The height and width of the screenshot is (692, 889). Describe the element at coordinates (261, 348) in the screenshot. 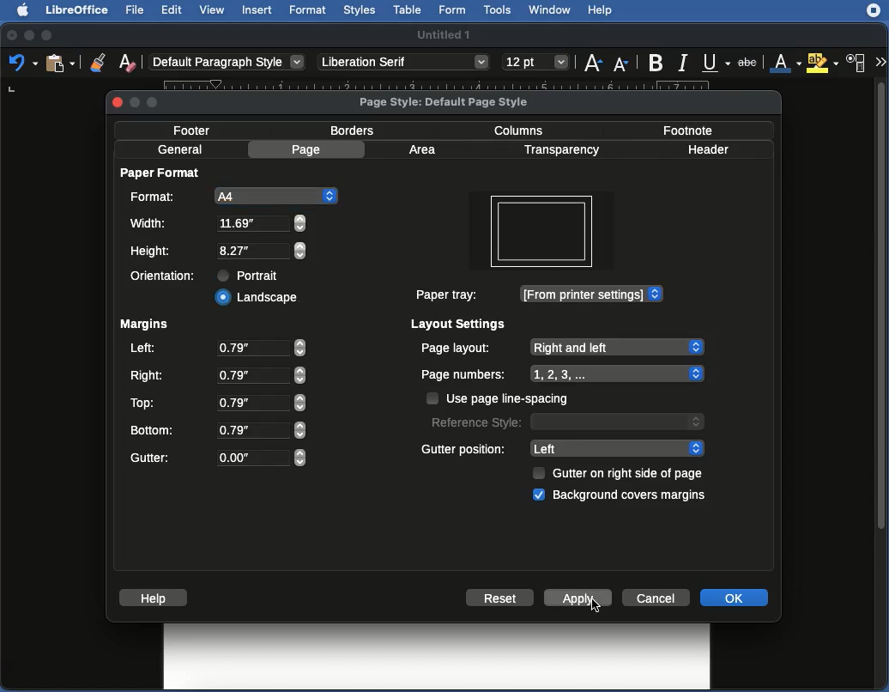

I see `0.79"` at that location.